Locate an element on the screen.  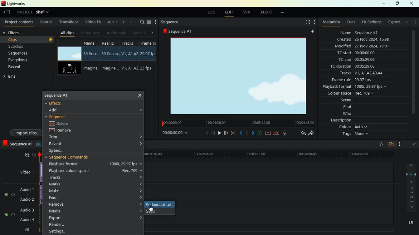
who is located at coordinates (349, 114).